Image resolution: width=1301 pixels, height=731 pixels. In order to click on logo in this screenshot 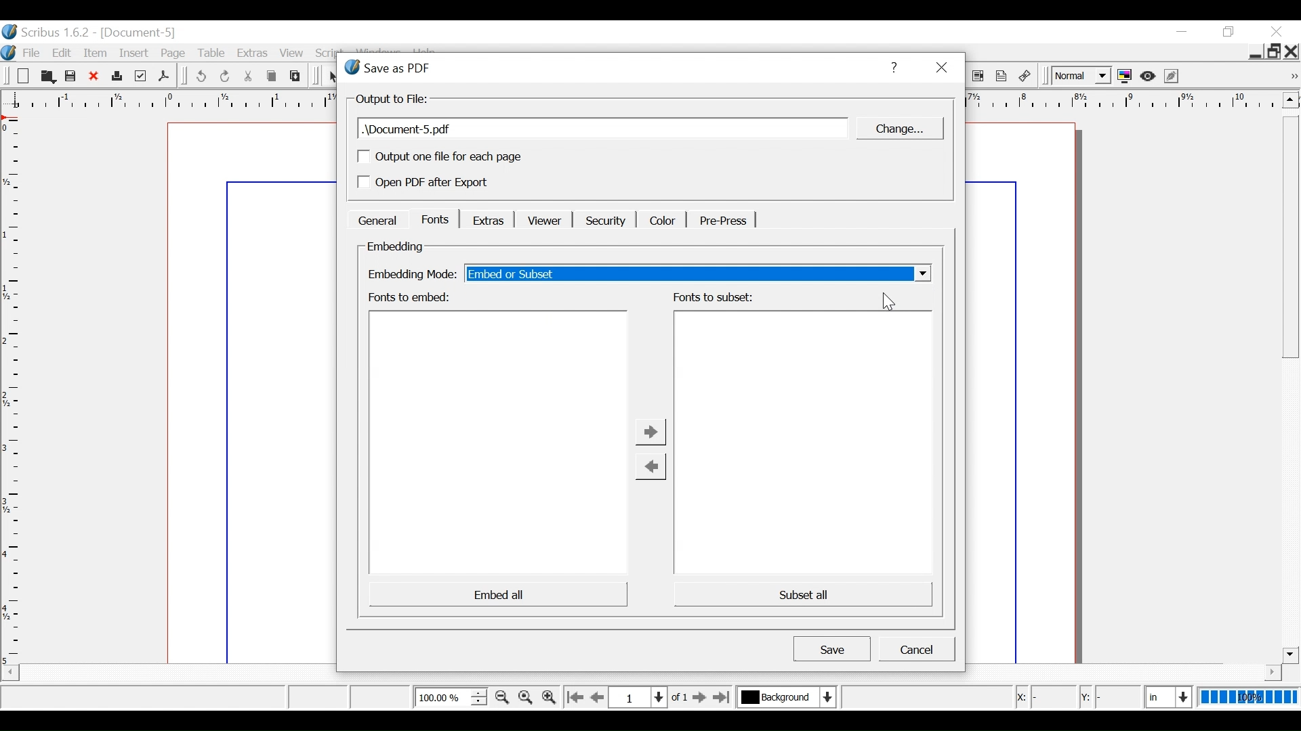, I will do `click(8, 51)`.